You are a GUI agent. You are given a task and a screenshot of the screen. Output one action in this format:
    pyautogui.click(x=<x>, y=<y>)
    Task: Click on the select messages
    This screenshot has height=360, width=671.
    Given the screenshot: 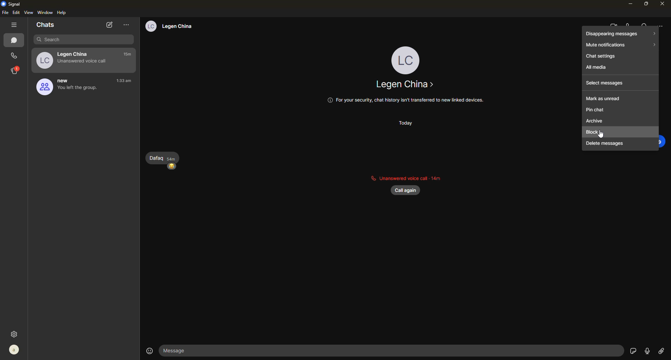 What is the action you would take?
    pyautogui.click(x=603, y=83)
    